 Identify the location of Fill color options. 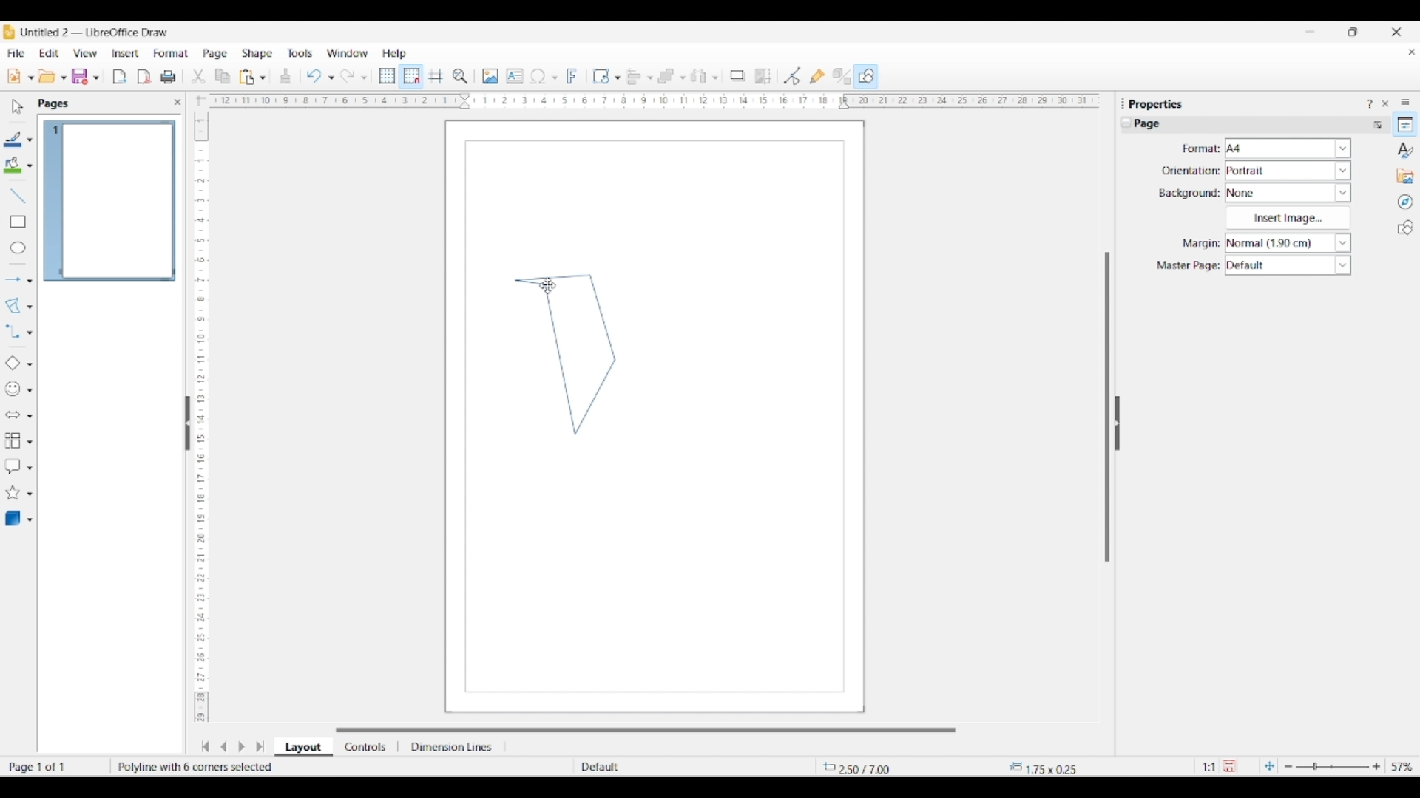
(30, 166).